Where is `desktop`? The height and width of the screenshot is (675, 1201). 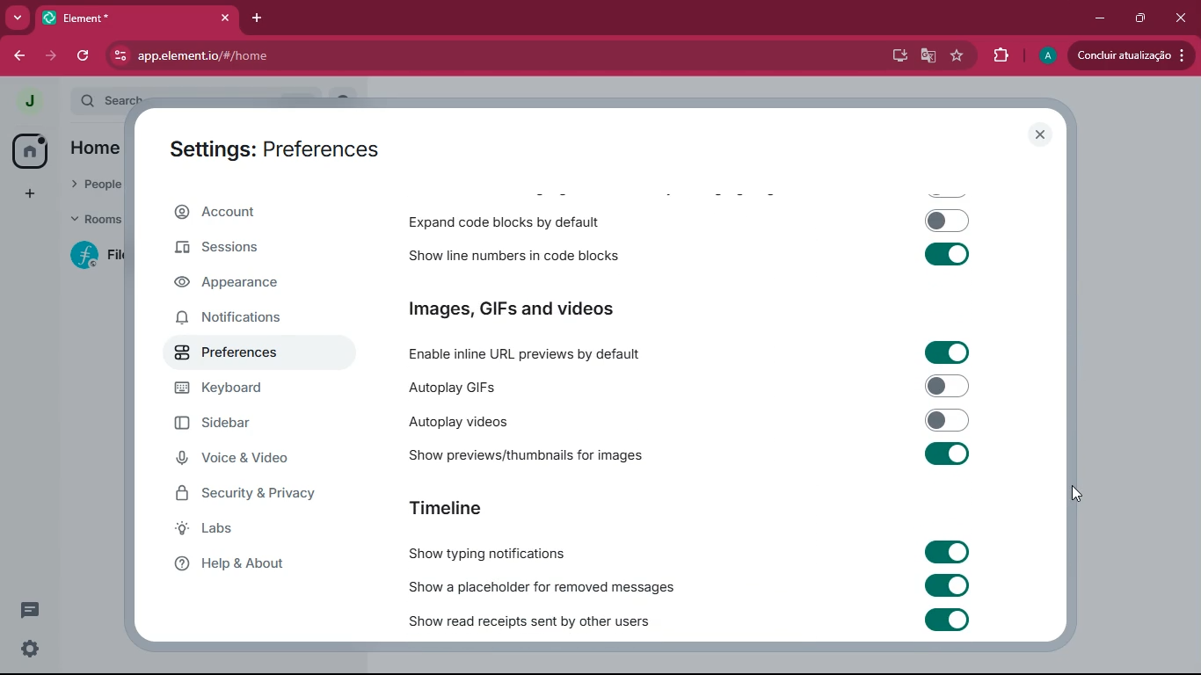 desktop is located at coordinates (896, 56).